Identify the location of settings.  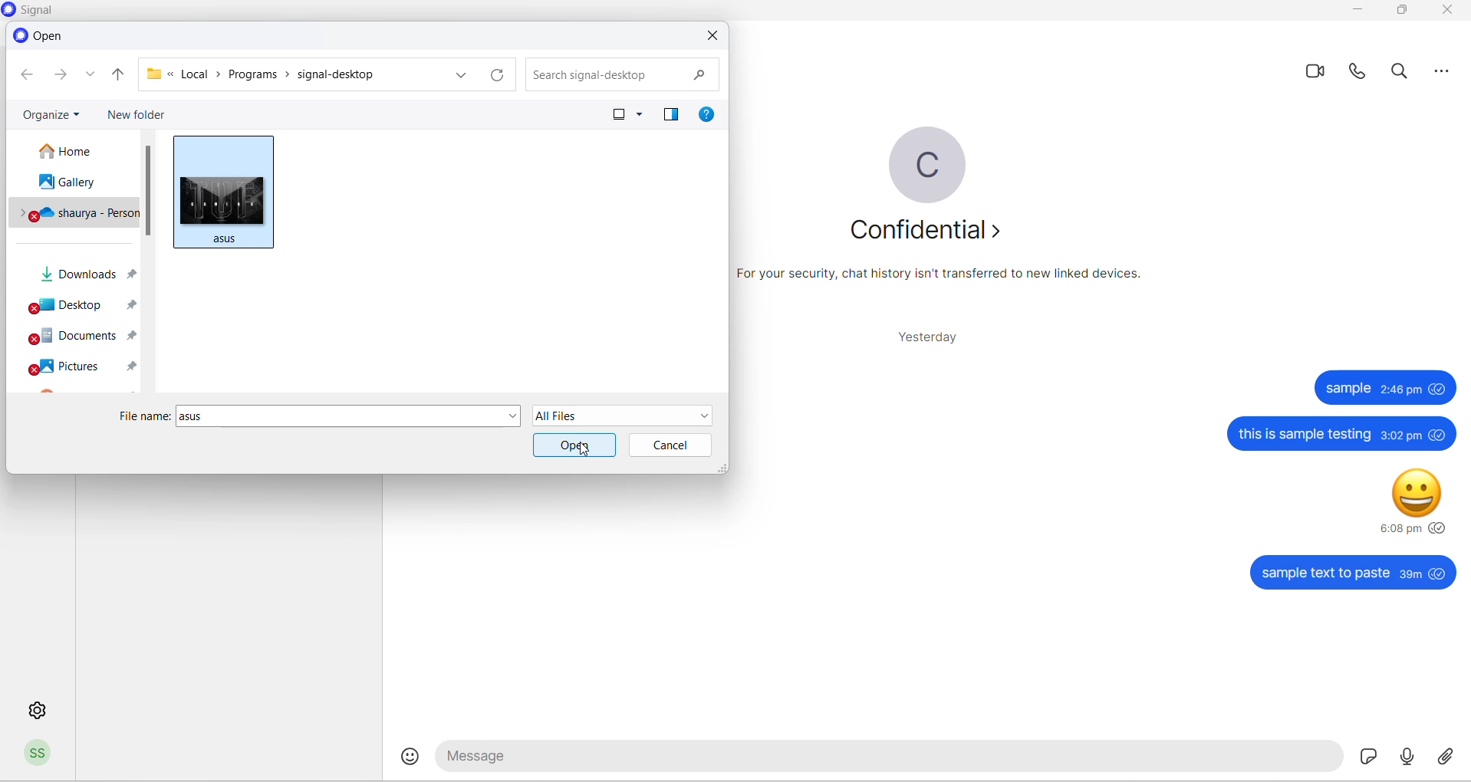
(35, 708).